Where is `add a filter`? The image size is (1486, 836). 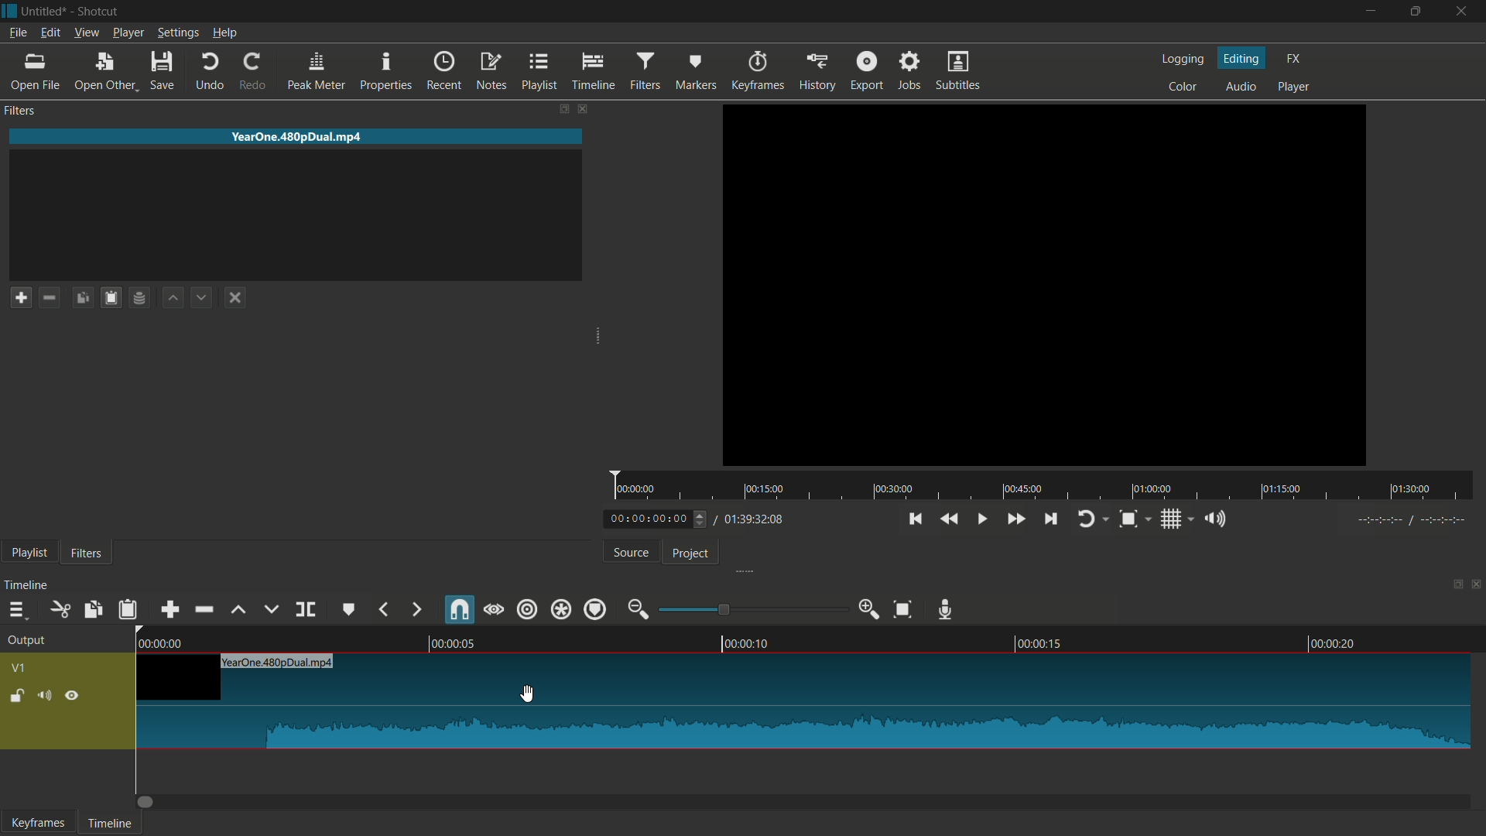 add a filter is located at coordinates (20, 298).